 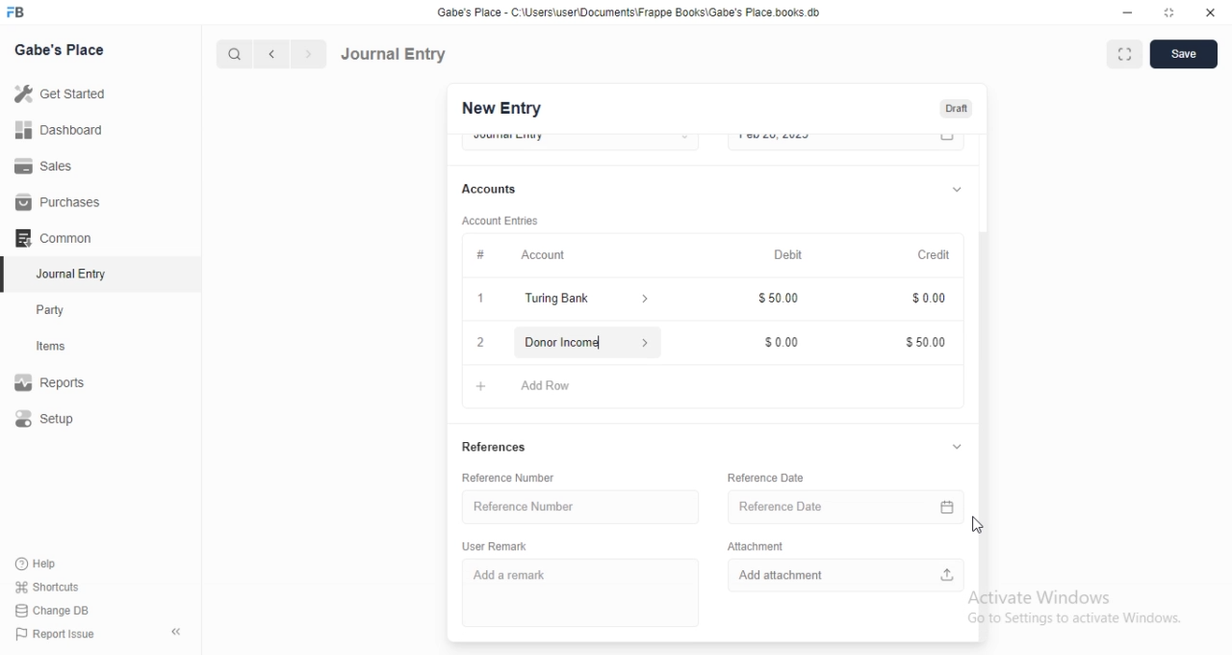 What do you see at coordinates (789, 255) in the screenshot?
I see `Debit` at bounding box center [789, 255].